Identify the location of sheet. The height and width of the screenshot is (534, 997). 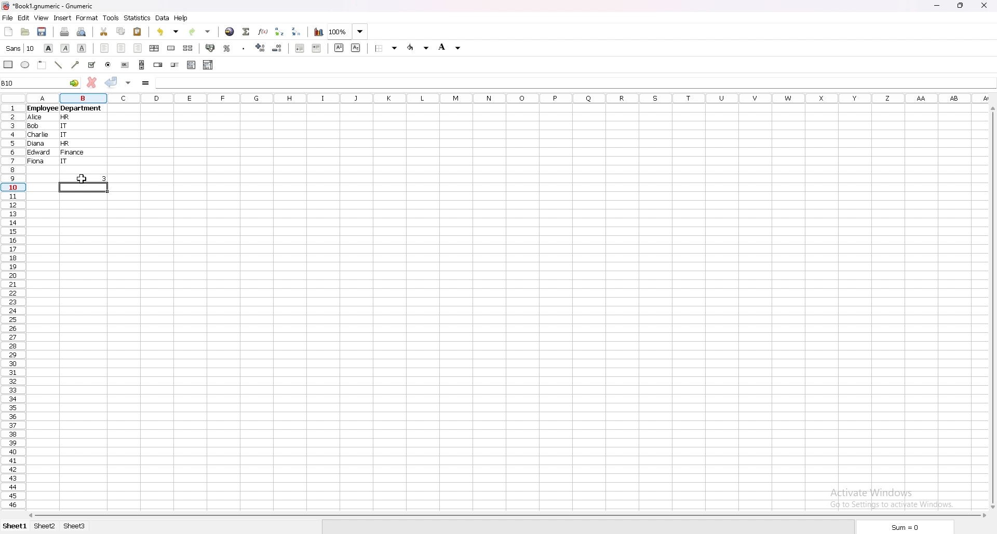
(15, 526).